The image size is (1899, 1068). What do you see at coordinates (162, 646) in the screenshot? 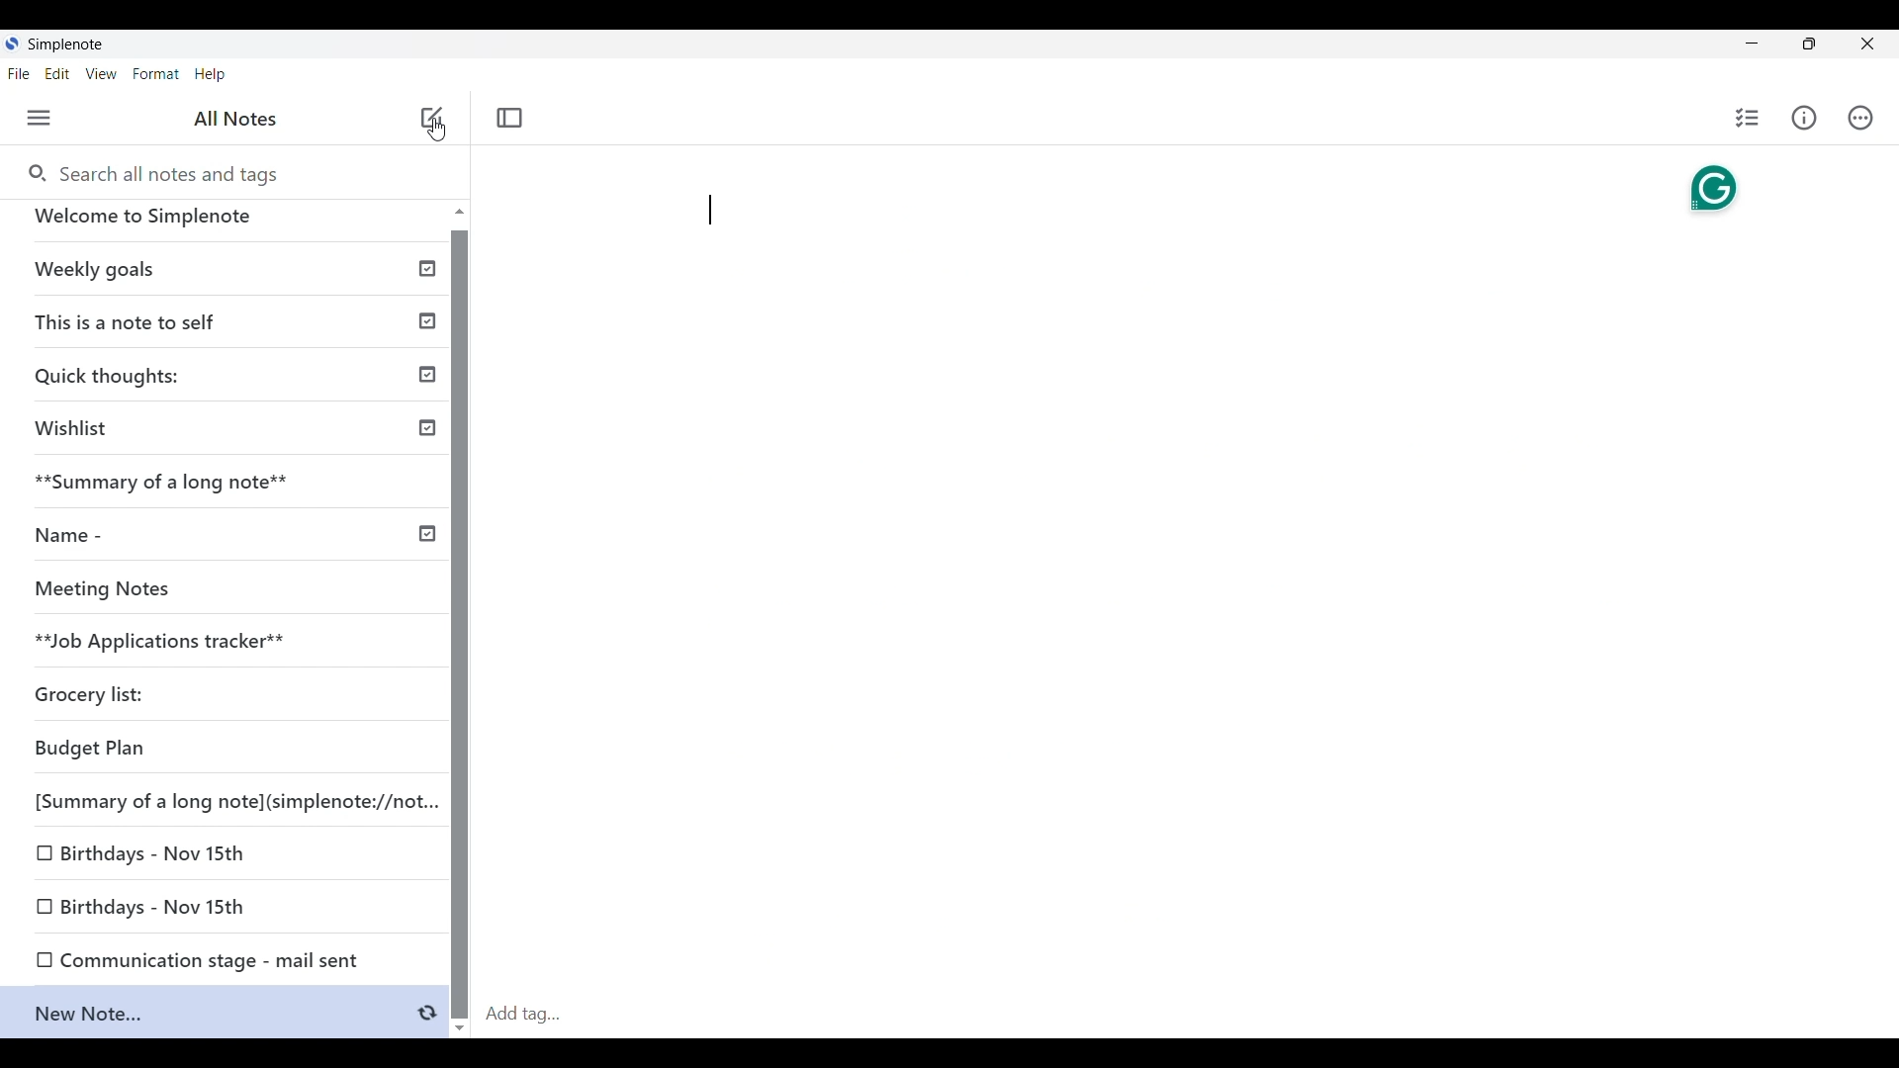
I see `Unpublished note` at bounding box center [162, 646].